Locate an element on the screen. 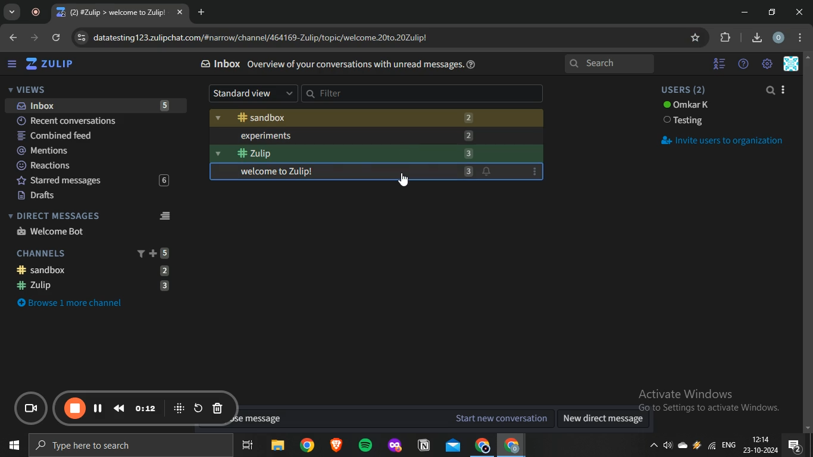 The image size is (813, 457). account is located at coordinates (779, 38).